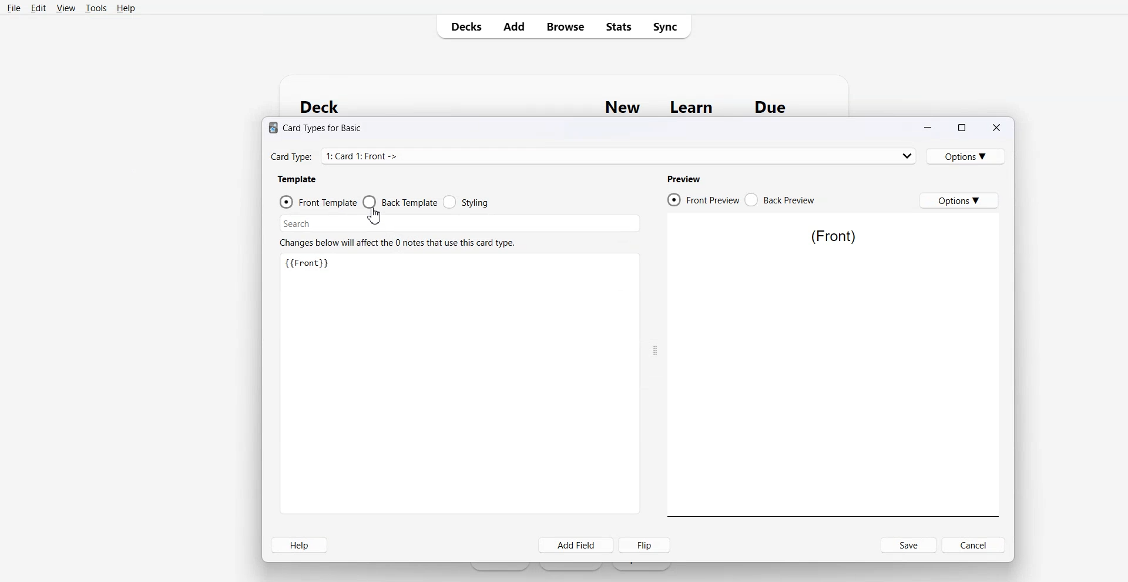 This screenshot has width=1128, height=582. Describe the element at coordinates (576, 545) in the screenshot. I see `Add field` at that location.